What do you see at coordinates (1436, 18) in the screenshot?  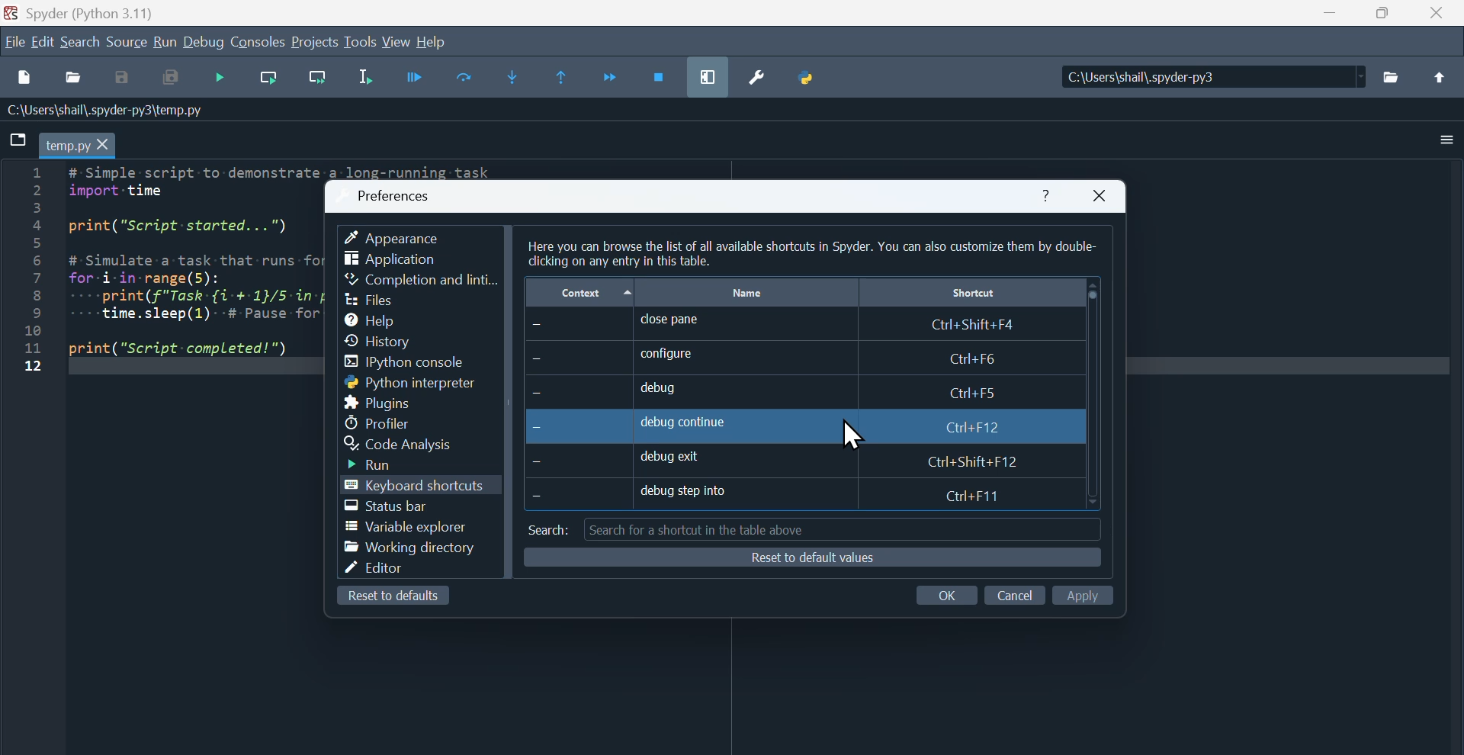 I see `close` at bounding box center [1436, 18].